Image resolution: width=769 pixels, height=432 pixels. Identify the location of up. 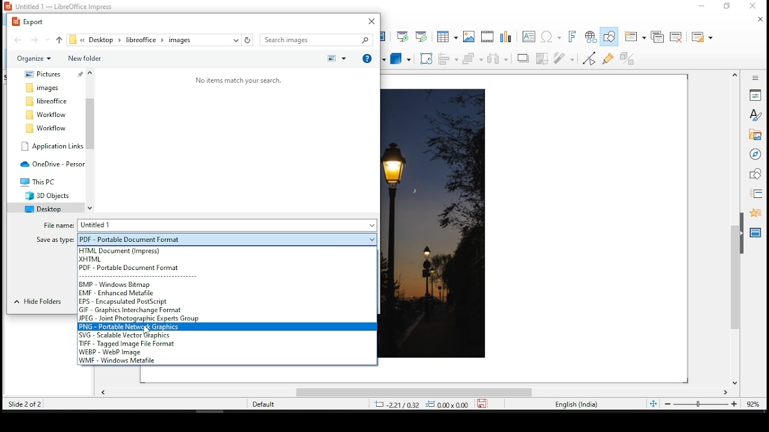
(60, 39).